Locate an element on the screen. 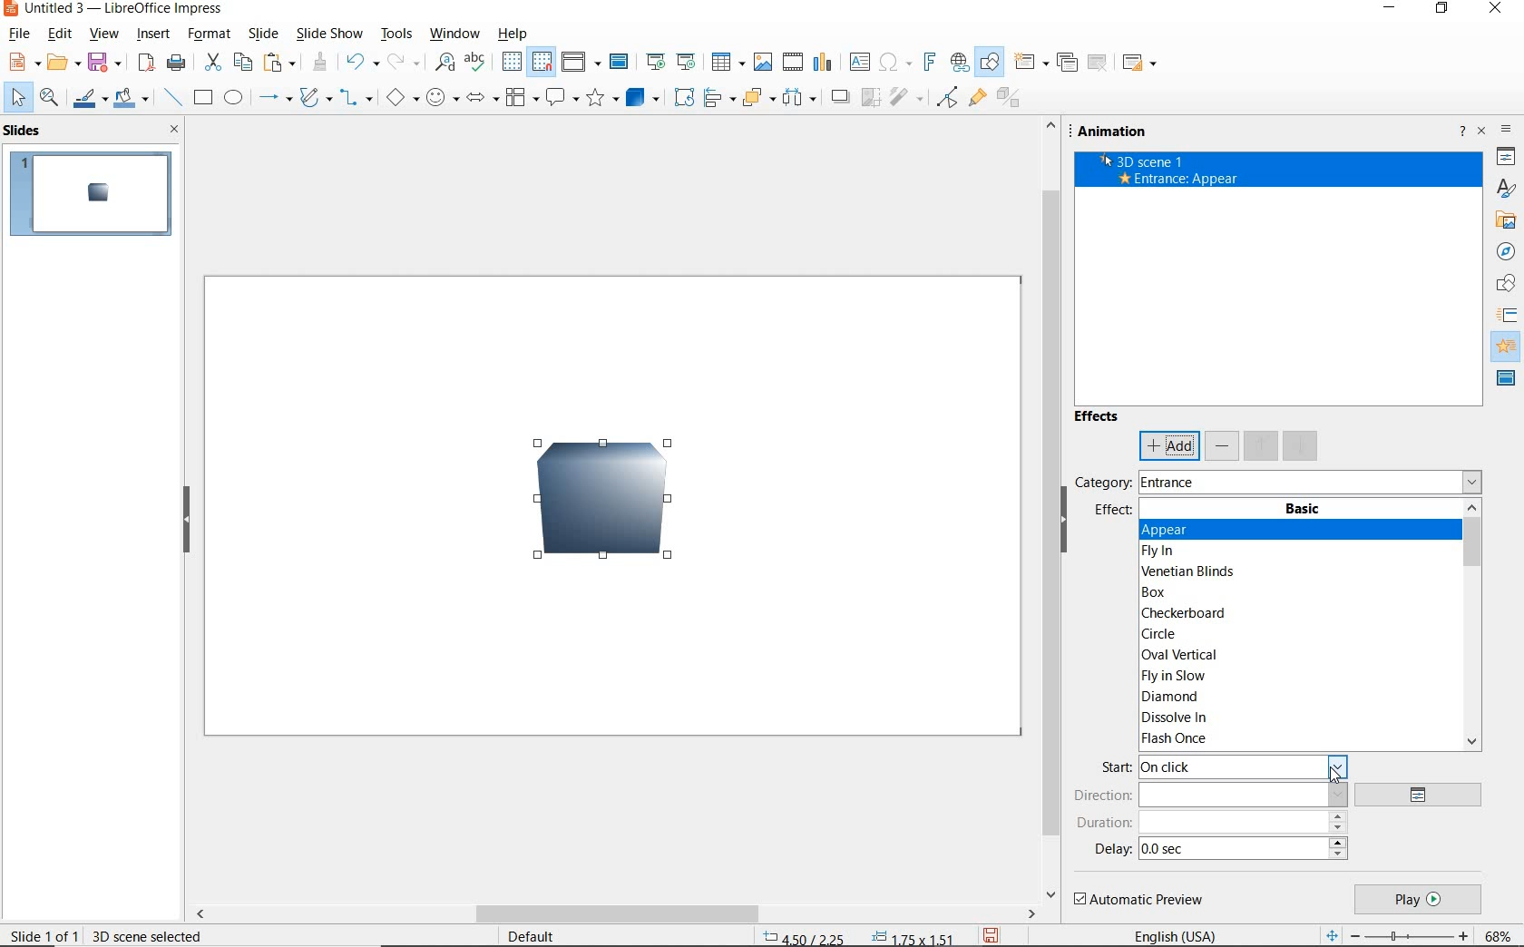  insert line is located at coordinates (173, 98).